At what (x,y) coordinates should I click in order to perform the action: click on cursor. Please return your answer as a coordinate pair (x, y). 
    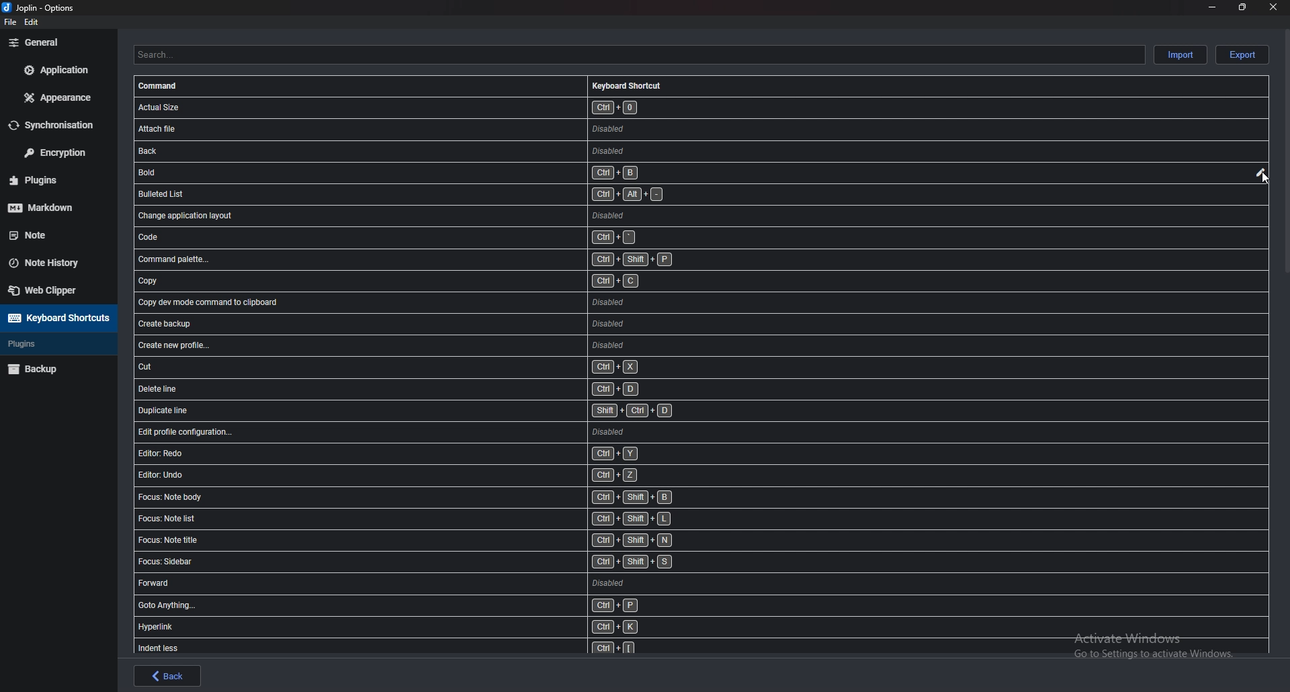
    Looking at the image, I should click on (1262, 181).